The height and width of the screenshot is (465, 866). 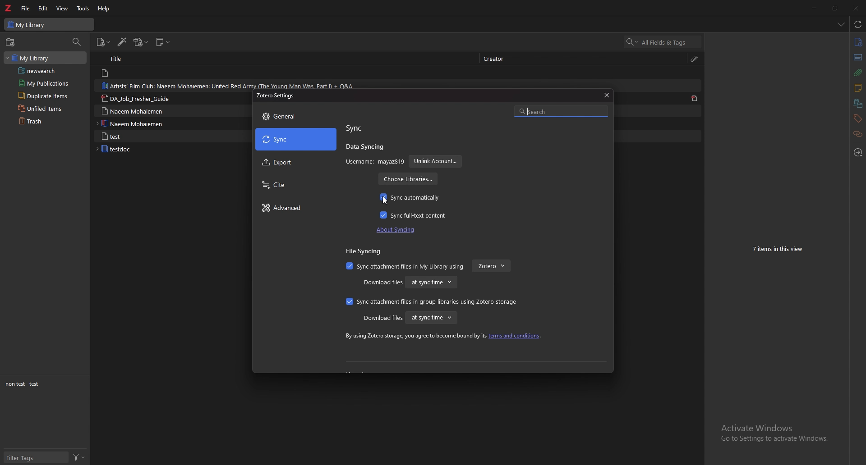 I want to click on attachment, so click(x=857, y=73).